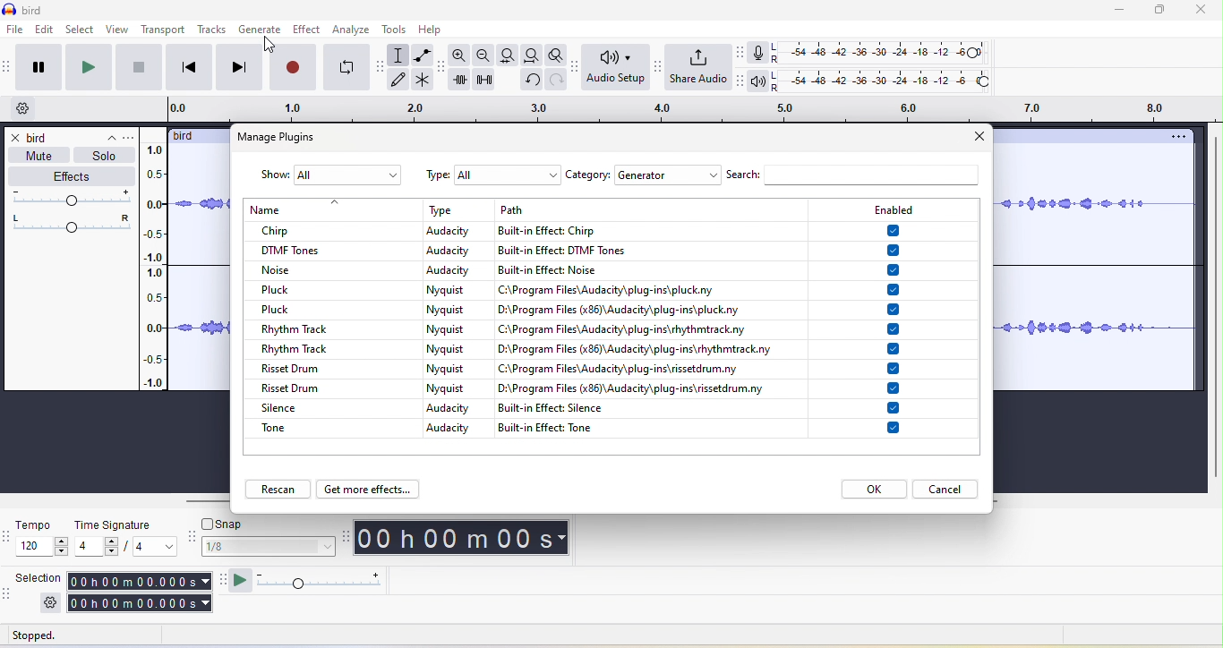 The image size is (1223, 648). What do you see at coordinates (16, 29) in the screenshot?
I see `file ` at bounding box center [16, 29].